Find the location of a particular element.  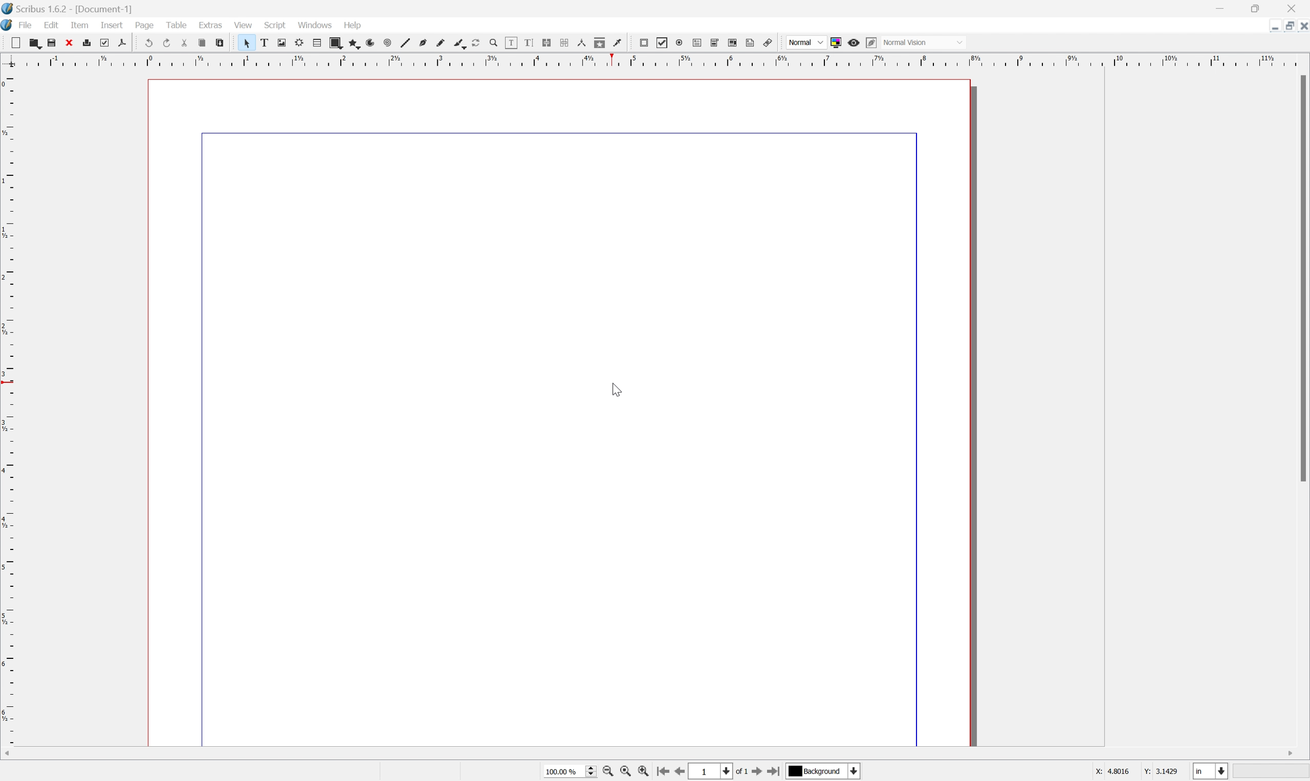

bezier curve is located at coordinates (423, 43).